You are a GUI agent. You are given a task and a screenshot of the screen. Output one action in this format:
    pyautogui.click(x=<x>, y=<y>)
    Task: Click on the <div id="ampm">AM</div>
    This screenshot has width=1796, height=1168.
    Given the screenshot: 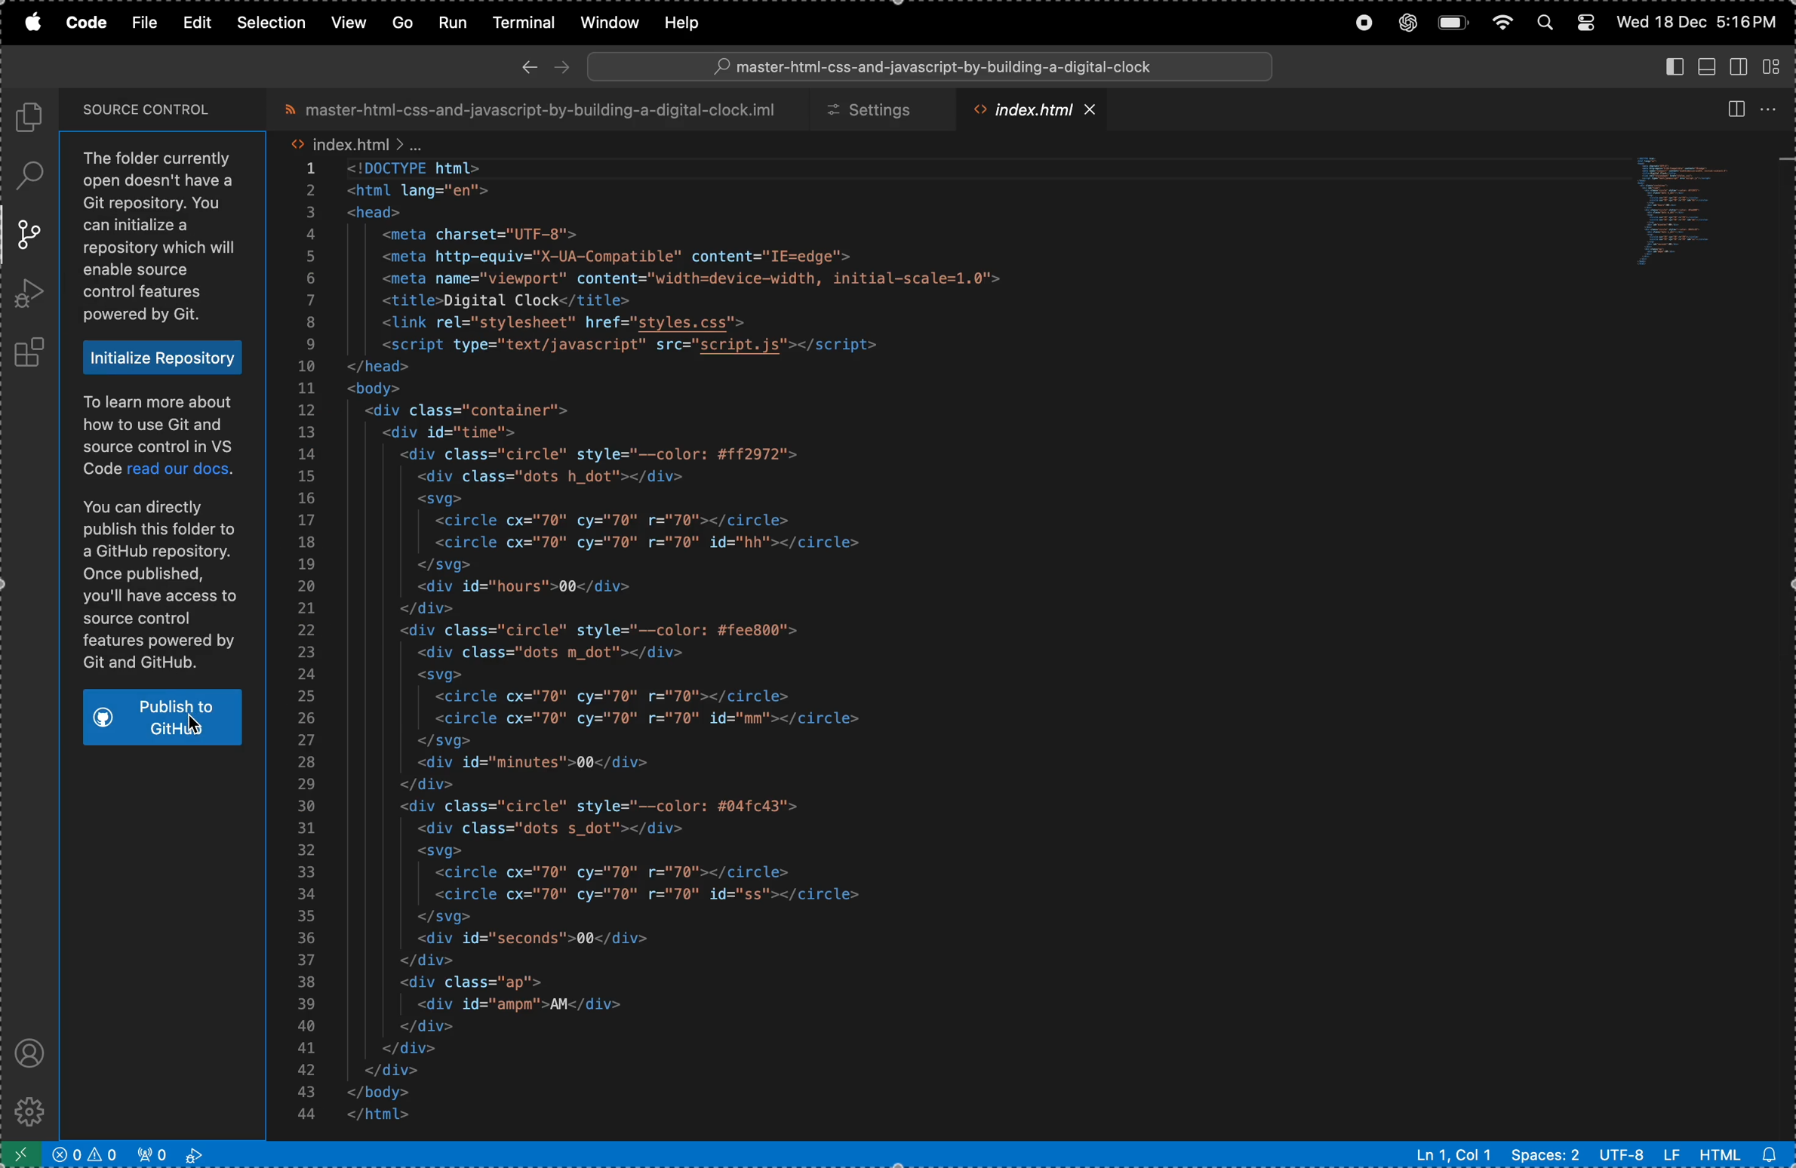 What is the action you would take?
    pyautogui.click(x=529, y=1004)
    